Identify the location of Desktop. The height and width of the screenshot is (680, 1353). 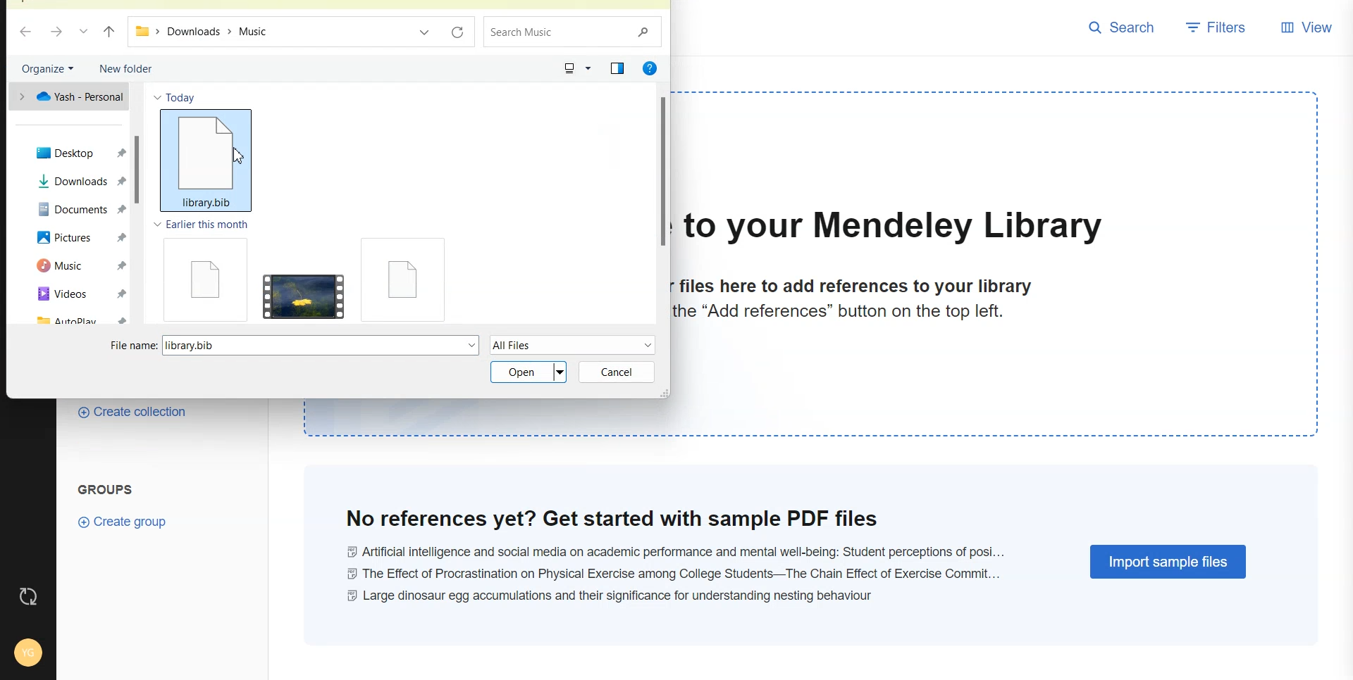
(74, 152).